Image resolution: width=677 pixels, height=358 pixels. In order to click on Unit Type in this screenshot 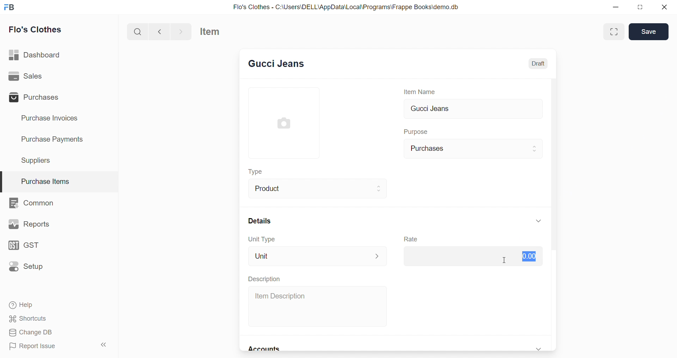, I will do `click(261, 239)`.